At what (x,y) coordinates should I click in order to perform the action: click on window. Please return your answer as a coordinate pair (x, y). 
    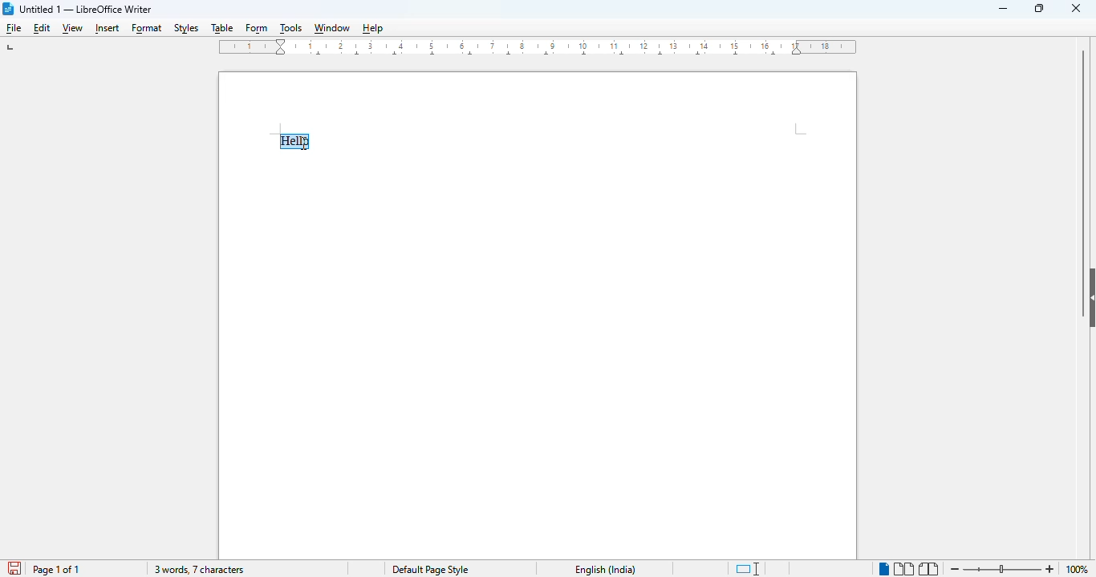
    Looking at the image, I should click on (331, 28).